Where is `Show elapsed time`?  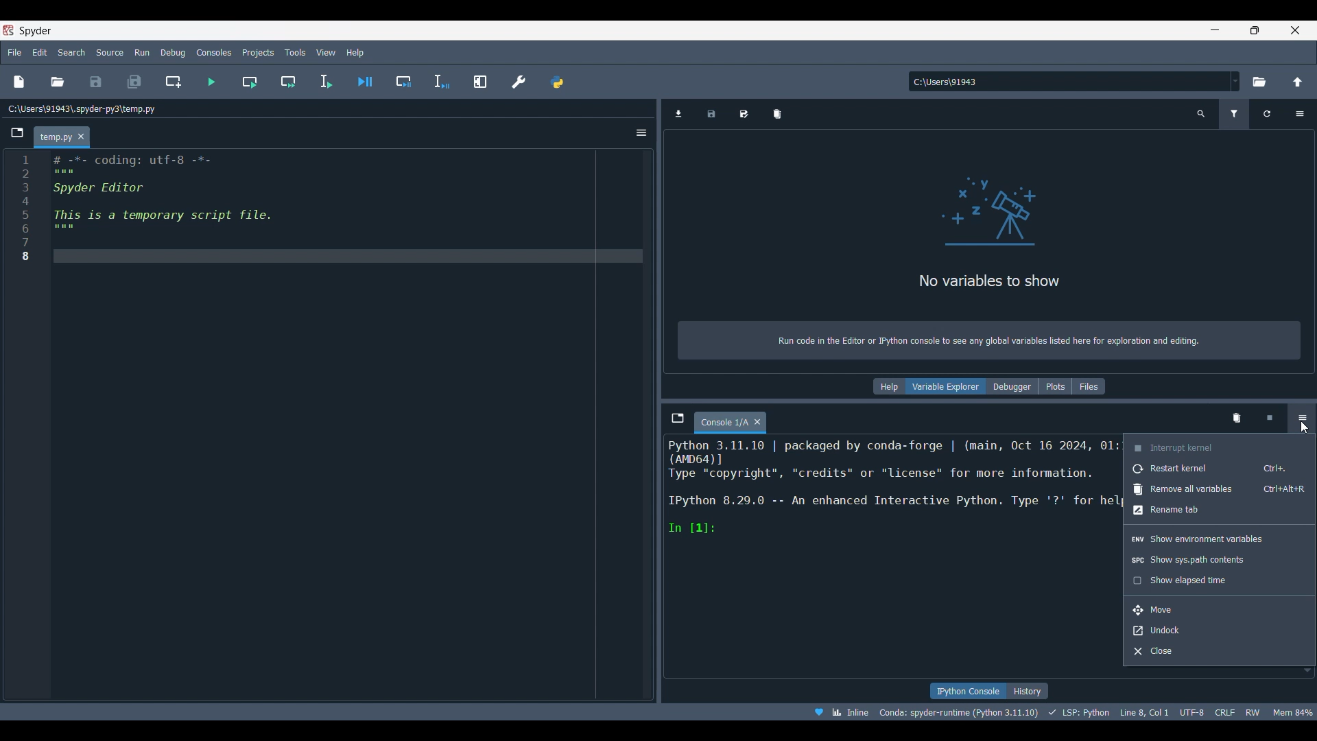
Show elapsed time is located at coordinates (1219, 580).